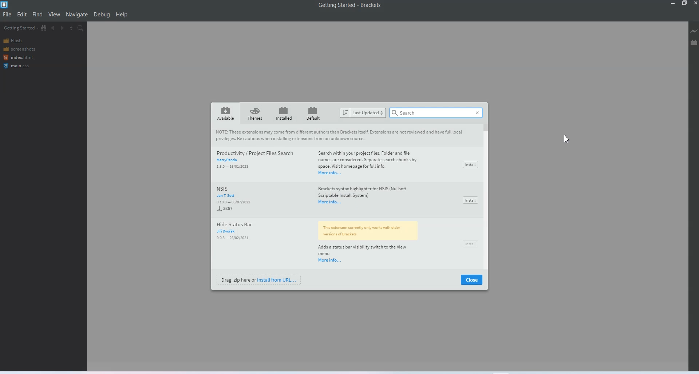 The width and height of the screenshot is (699, 374). Describe the element at coordinates (259, 279) in the screenshot. I see `Install from URL` at that location.